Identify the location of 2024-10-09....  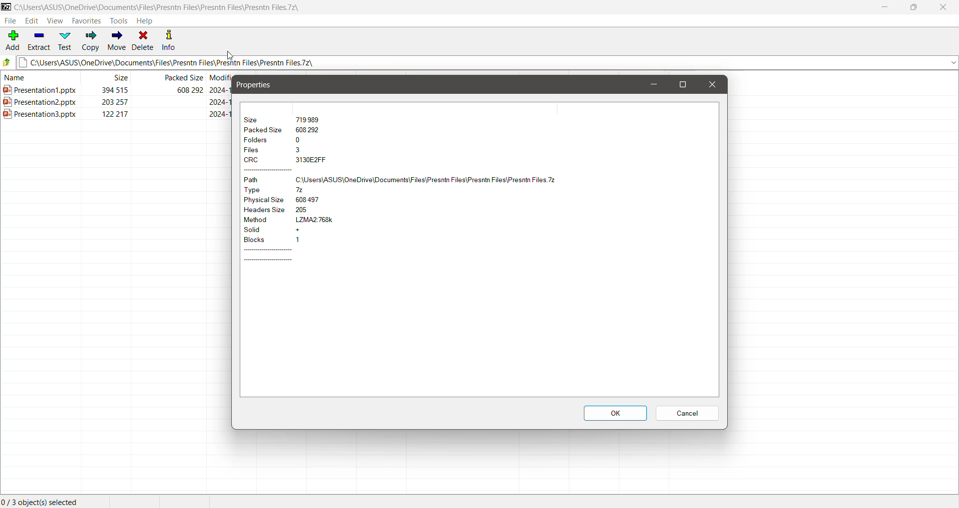
(218, 114).